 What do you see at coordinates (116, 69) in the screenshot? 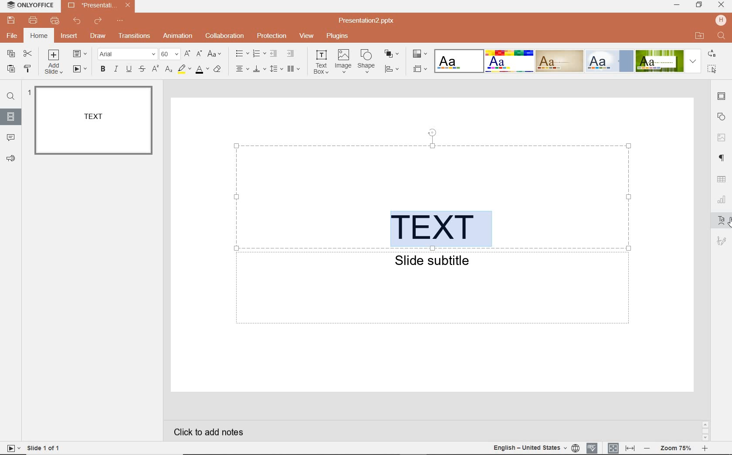
I see `ITALIC` at bounding box center [116, 69].